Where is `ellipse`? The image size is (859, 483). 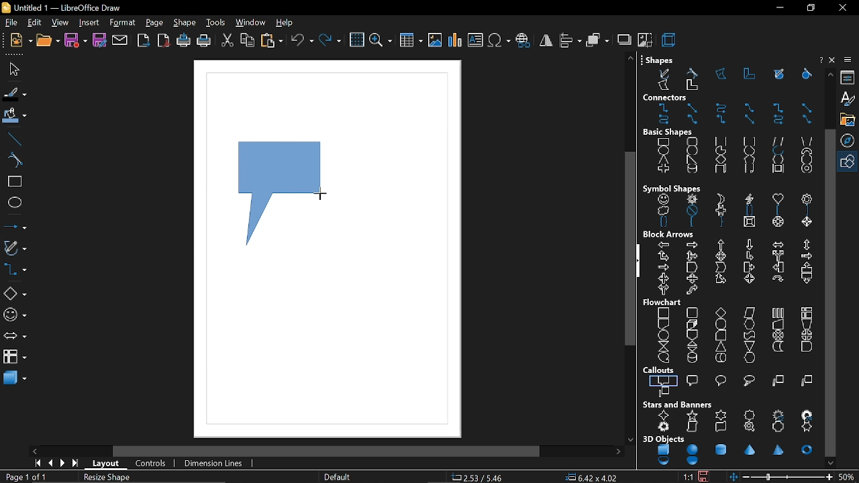 ellipse is located at coordinates (664, 151).